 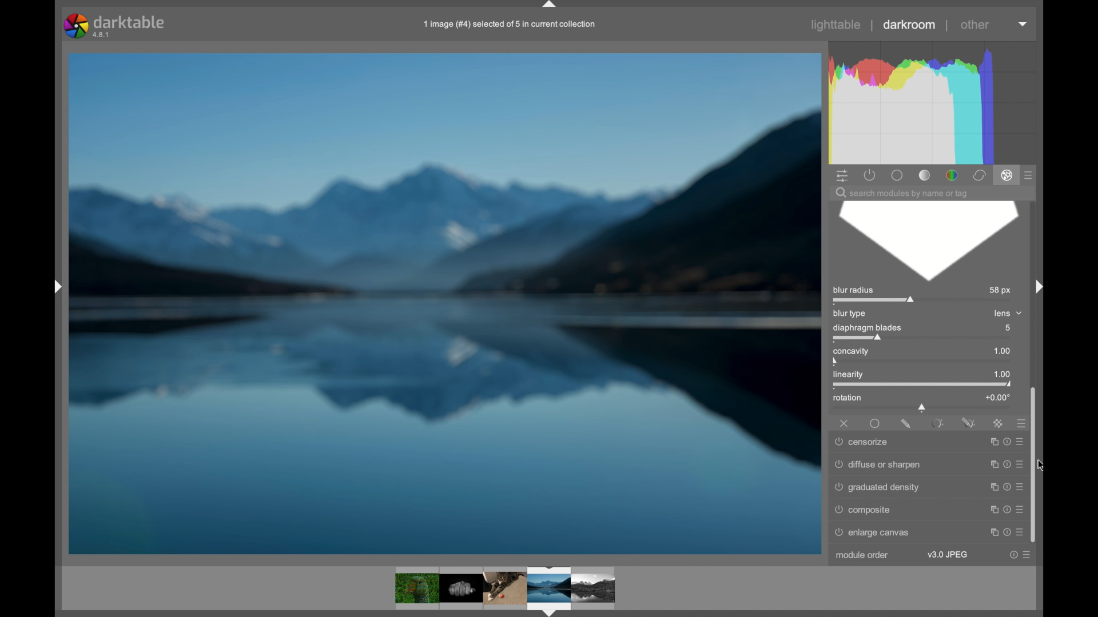 What do you see at coordinates (1005, 507) in the screenshot?
I see `help` at bounding box center [1005, 507].